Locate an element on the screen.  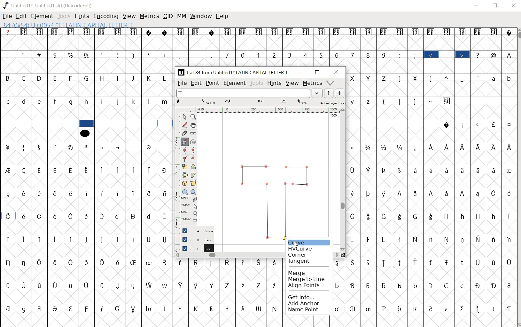
Symbol is located at coordinates (416, 216).